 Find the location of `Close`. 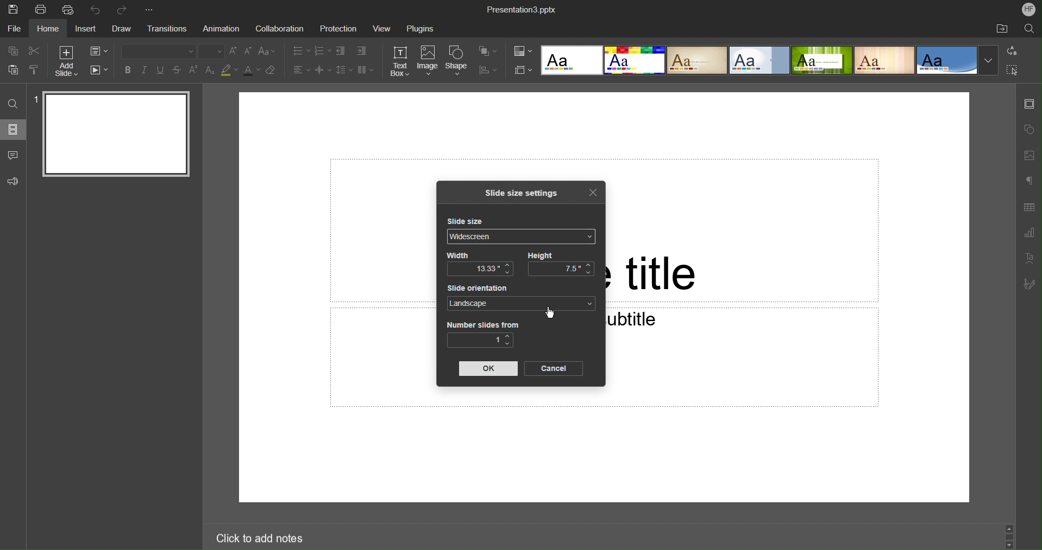

Close is located at coordinates (592, 193).